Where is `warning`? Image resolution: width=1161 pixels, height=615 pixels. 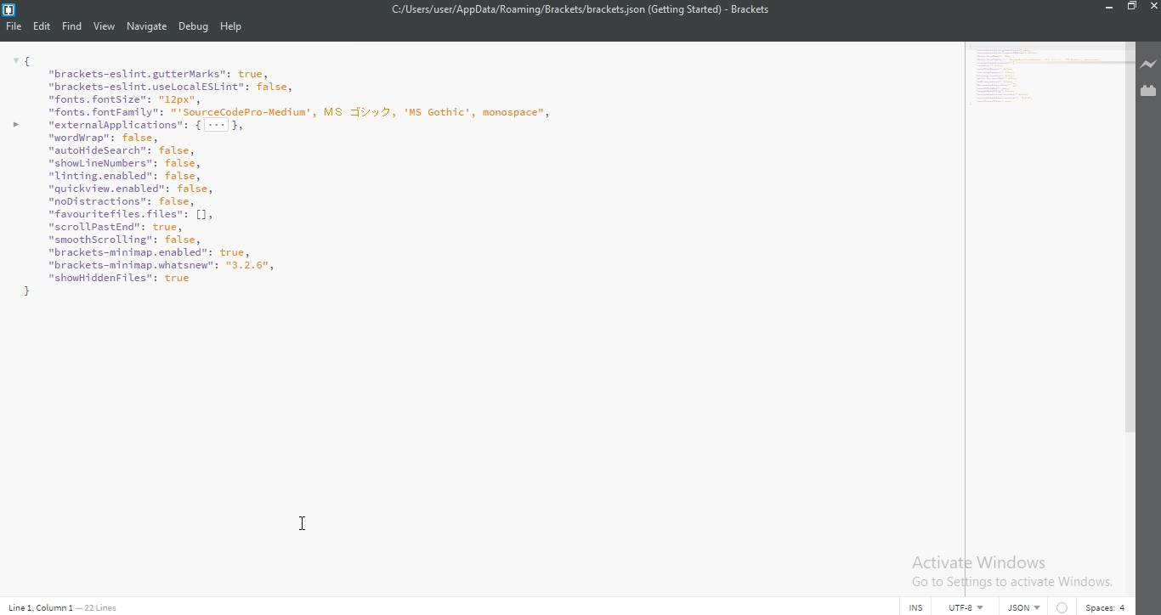
warning is located at coordinates (1062, 607).